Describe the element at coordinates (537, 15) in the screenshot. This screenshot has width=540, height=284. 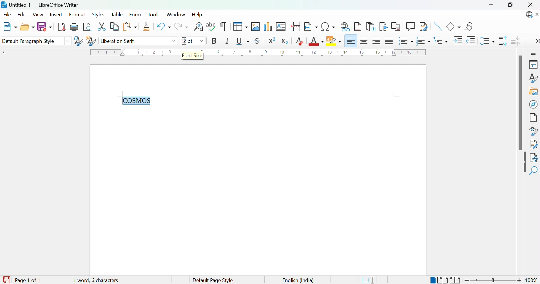
I see `Close` at that location.